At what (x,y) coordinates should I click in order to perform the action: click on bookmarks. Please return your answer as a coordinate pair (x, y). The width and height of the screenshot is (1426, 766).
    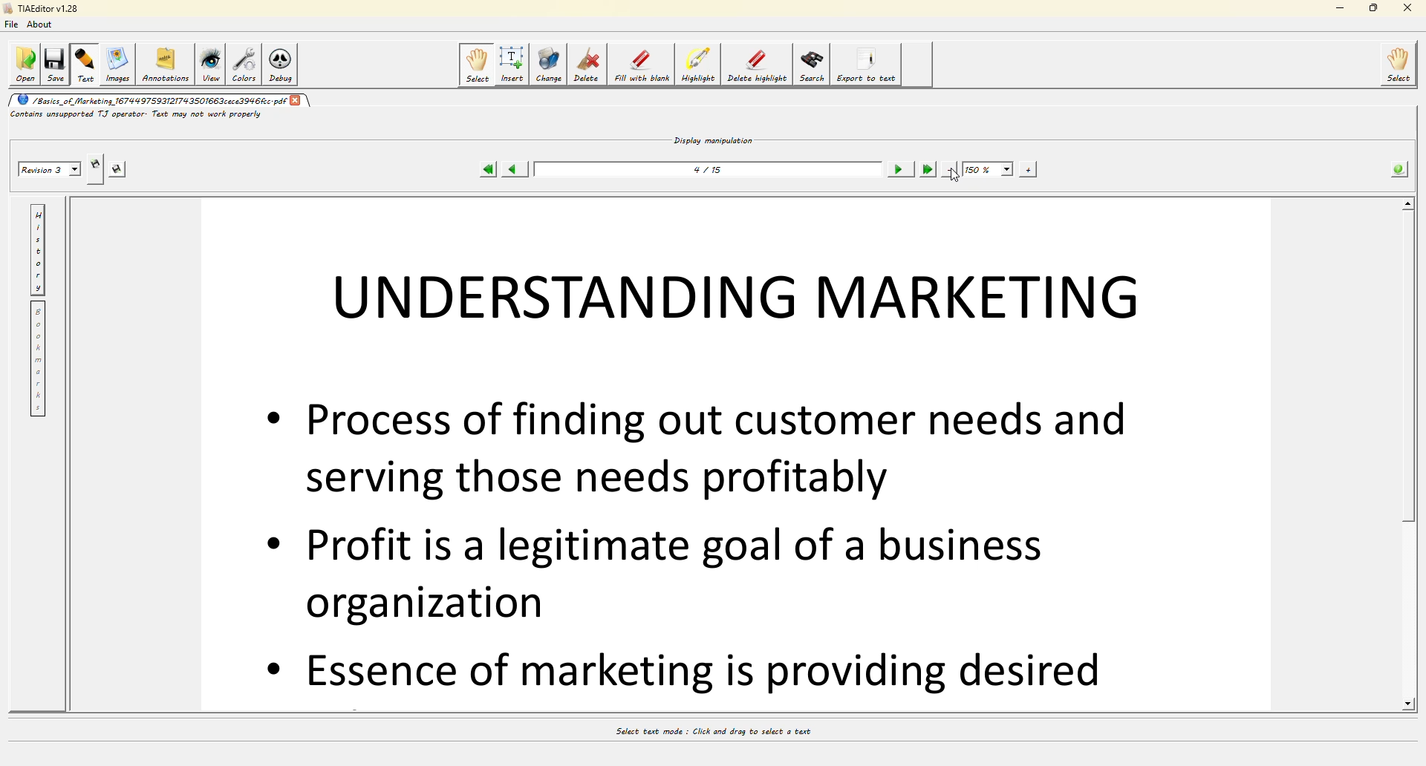
    Looking at the image, I should click on (40, 358).